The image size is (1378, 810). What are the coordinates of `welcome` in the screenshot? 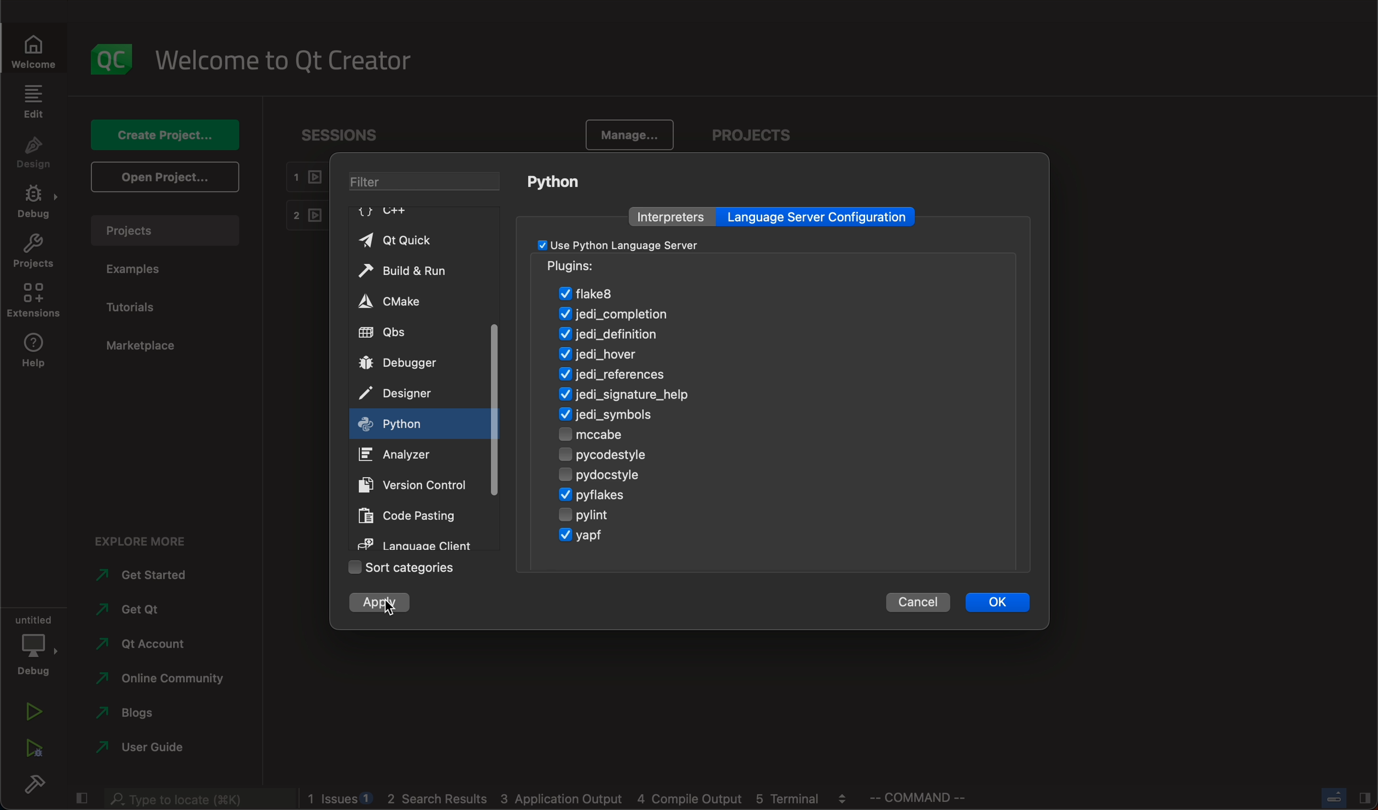 It's located at (287, 60).